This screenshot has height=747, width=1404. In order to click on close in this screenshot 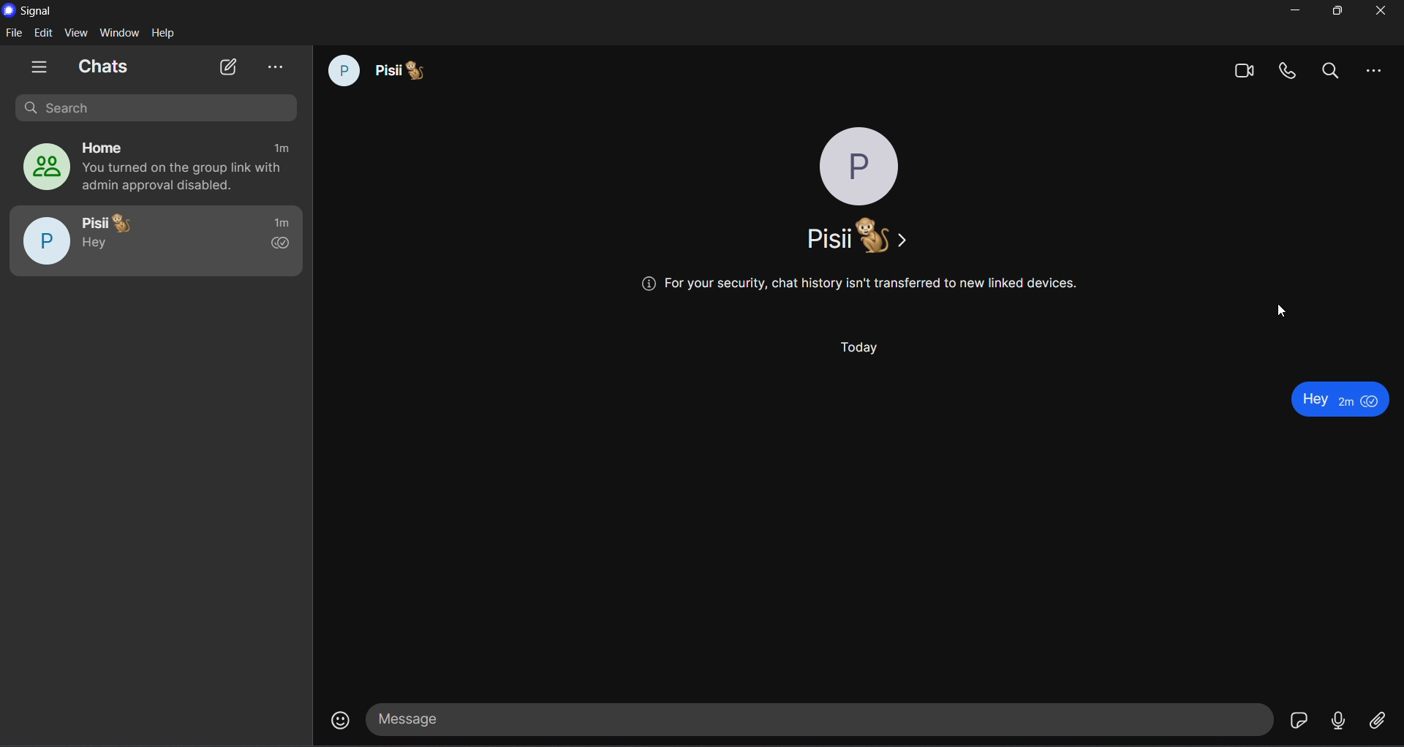, I will do `click(1383, 11)`.